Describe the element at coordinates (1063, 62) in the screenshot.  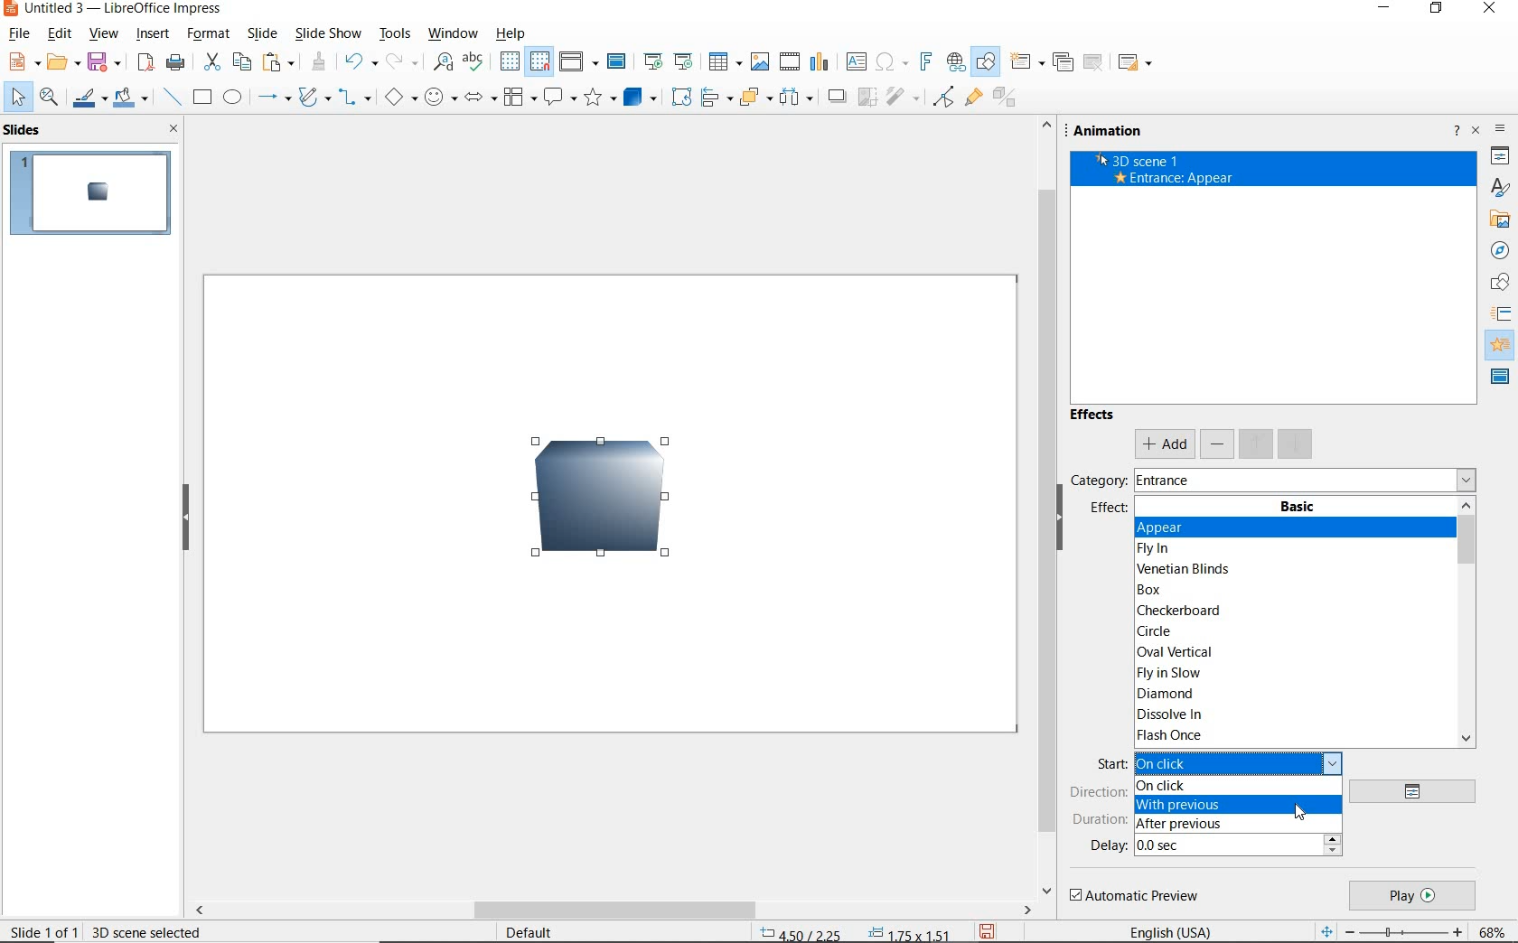
I see `duplicate slide` at that location.